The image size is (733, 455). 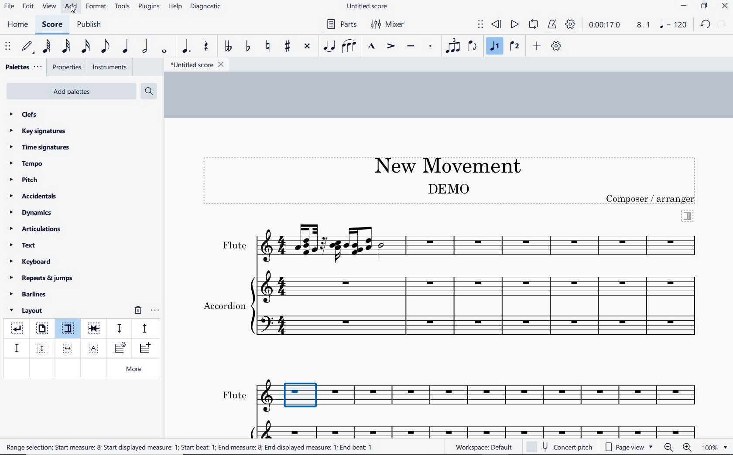 I want to click on view, so click(x=48, y=7).